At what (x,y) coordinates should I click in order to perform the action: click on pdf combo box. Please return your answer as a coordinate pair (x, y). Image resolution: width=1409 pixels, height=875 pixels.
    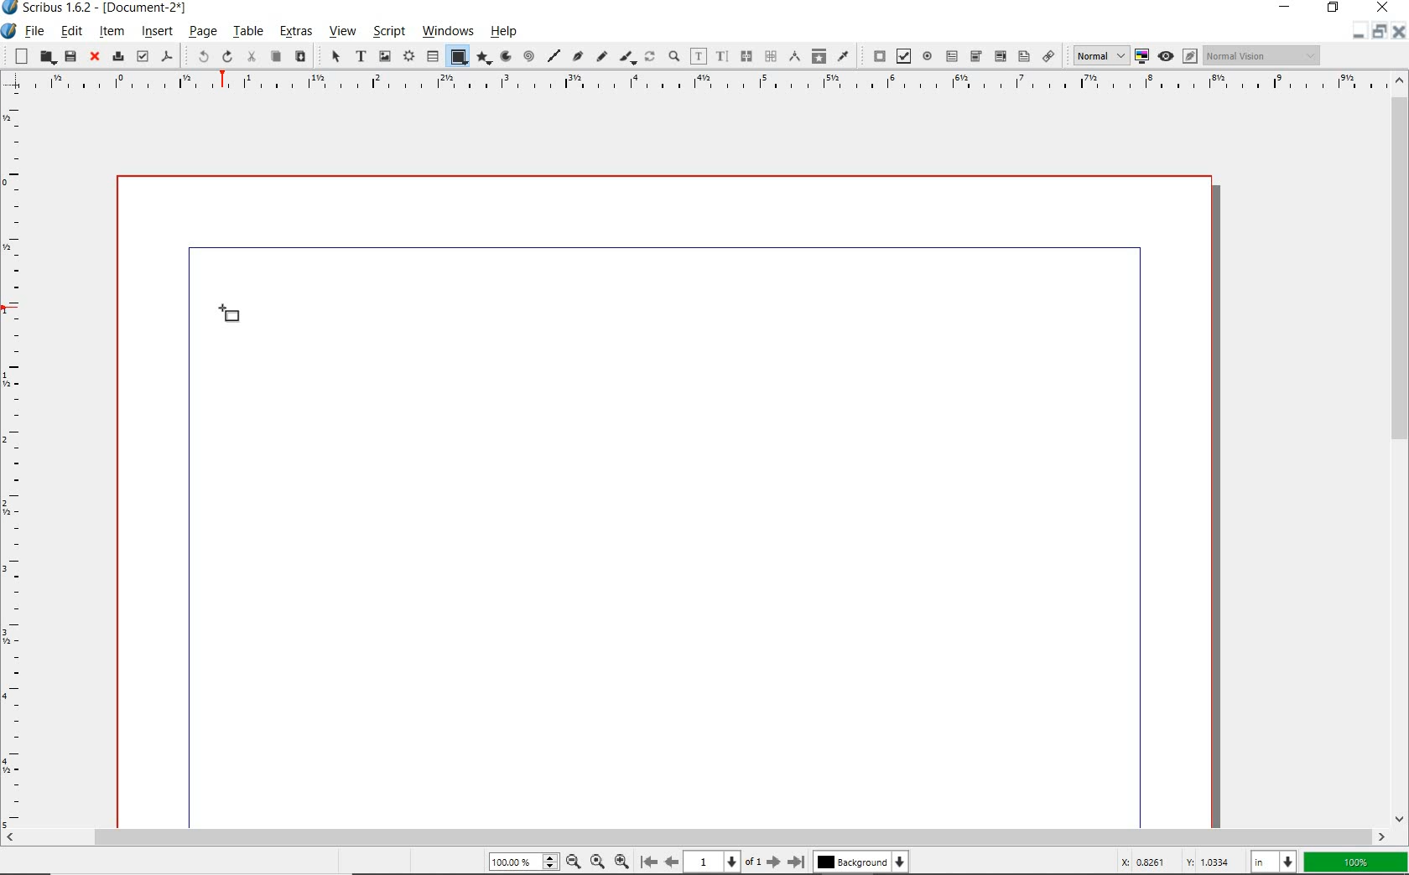
    Looking at the image, I should click on (975, 57).